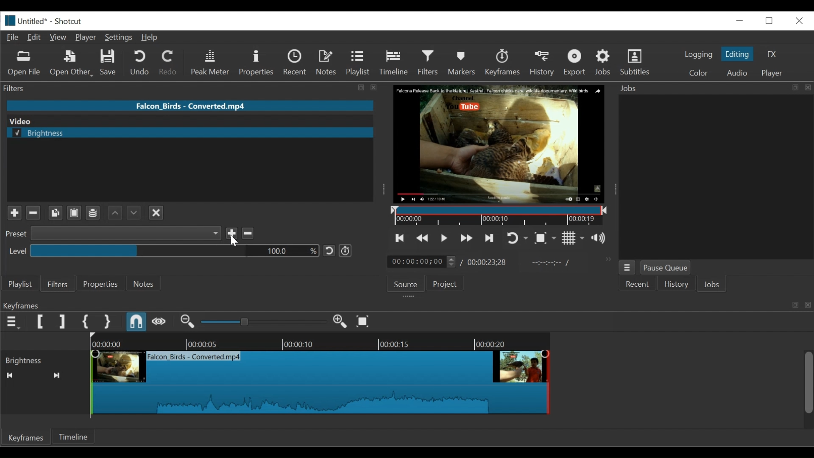 The image size is (814, 458). I want to click on Zoom keyframe to fit, so click(365, 321).